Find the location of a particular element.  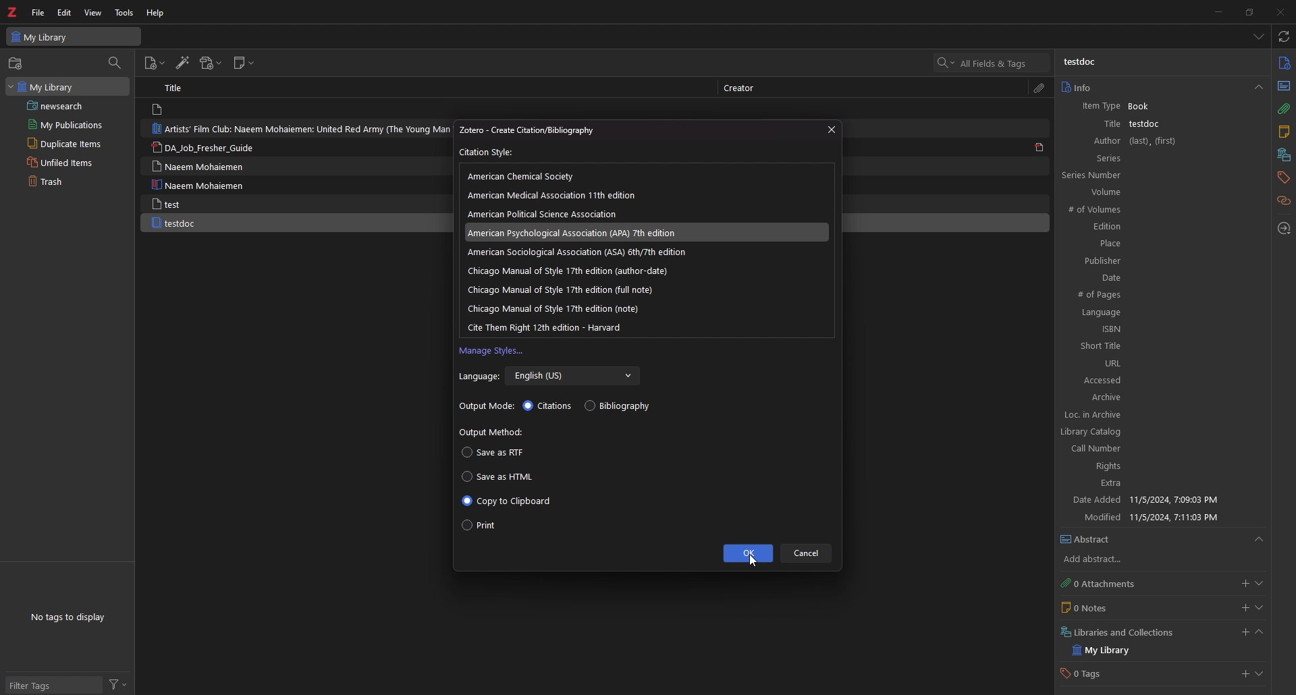

Volume is located at coordinates (1157, 192).